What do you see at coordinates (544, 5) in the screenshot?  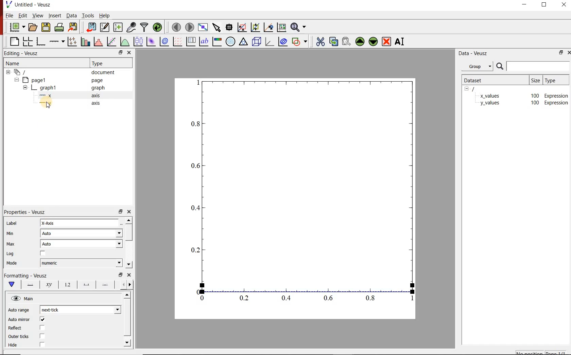 I see `restore down` at bounding box center [544, 5].